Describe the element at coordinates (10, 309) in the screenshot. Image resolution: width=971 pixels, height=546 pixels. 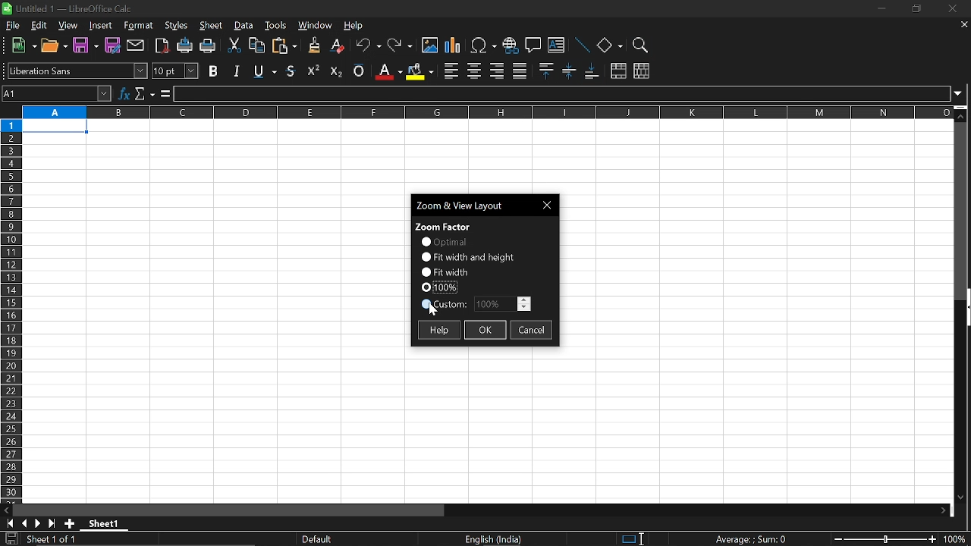
I see `rows` at that location.